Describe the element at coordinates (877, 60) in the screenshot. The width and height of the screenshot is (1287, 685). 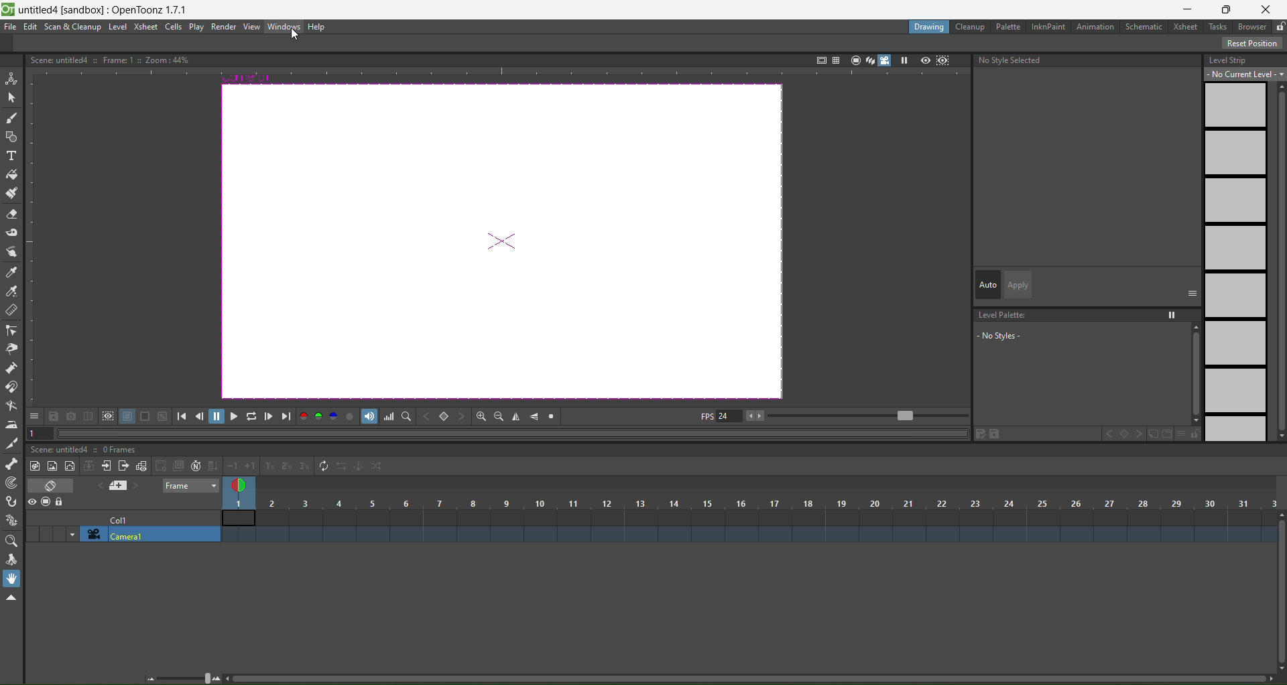
I see `camera view` at that location.